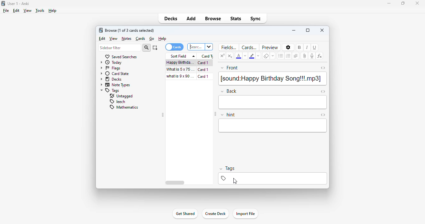 This screenshot has width=425, height=224. Describe the element at coordinates (246, 214) in the screenshot. I see `import file` at that location.